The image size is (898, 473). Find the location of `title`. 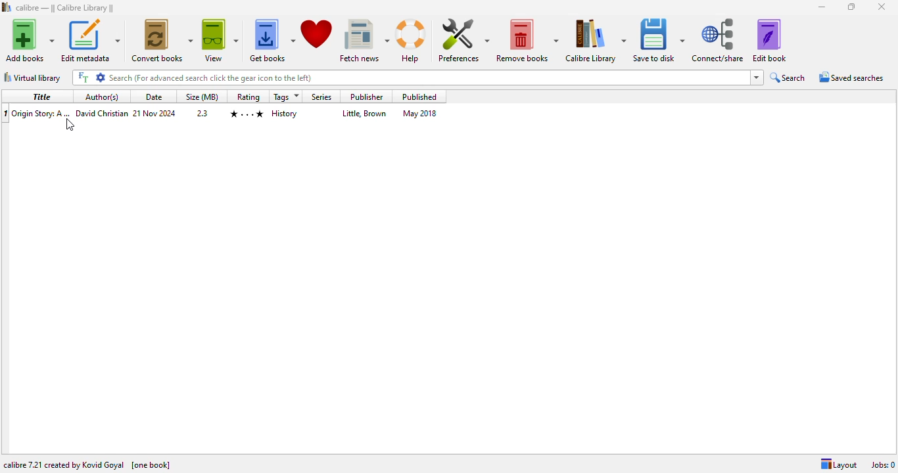

title is located at coordinates (42, 97).